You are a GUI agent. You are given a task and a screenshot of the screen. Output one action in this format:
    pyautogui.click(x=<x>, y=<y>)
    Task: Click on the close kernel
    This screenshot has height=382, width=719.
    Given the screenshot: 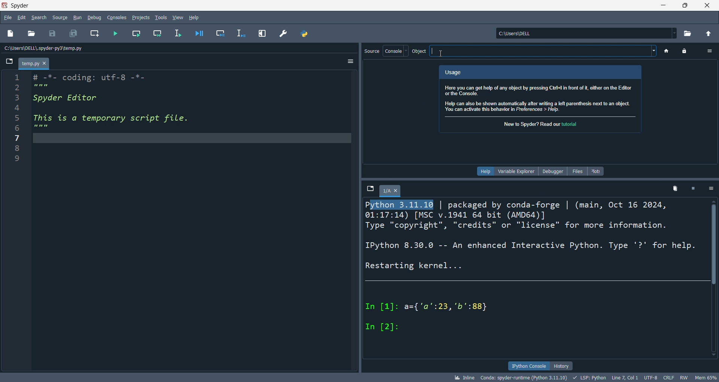 What is the action you would take?
    pyautogui.click(x=689, y=188)
    